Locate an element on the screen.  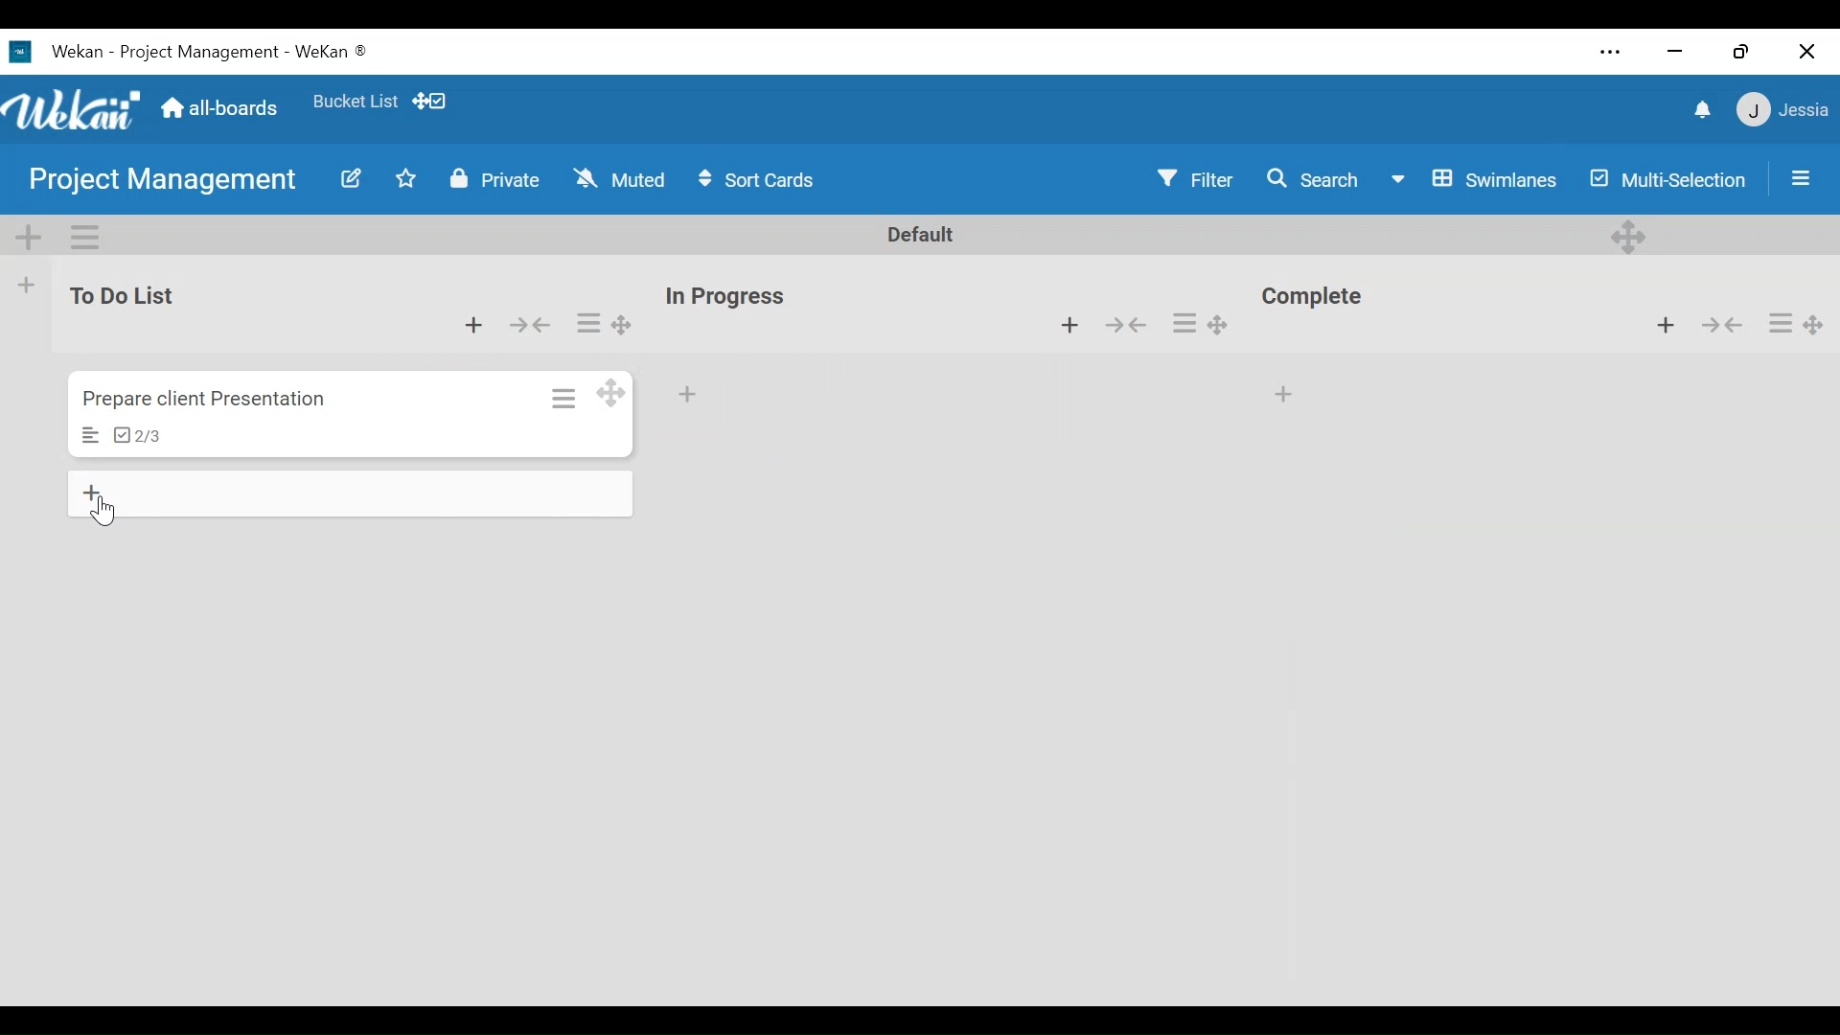
Card actions is located at coordinates (562, 396).